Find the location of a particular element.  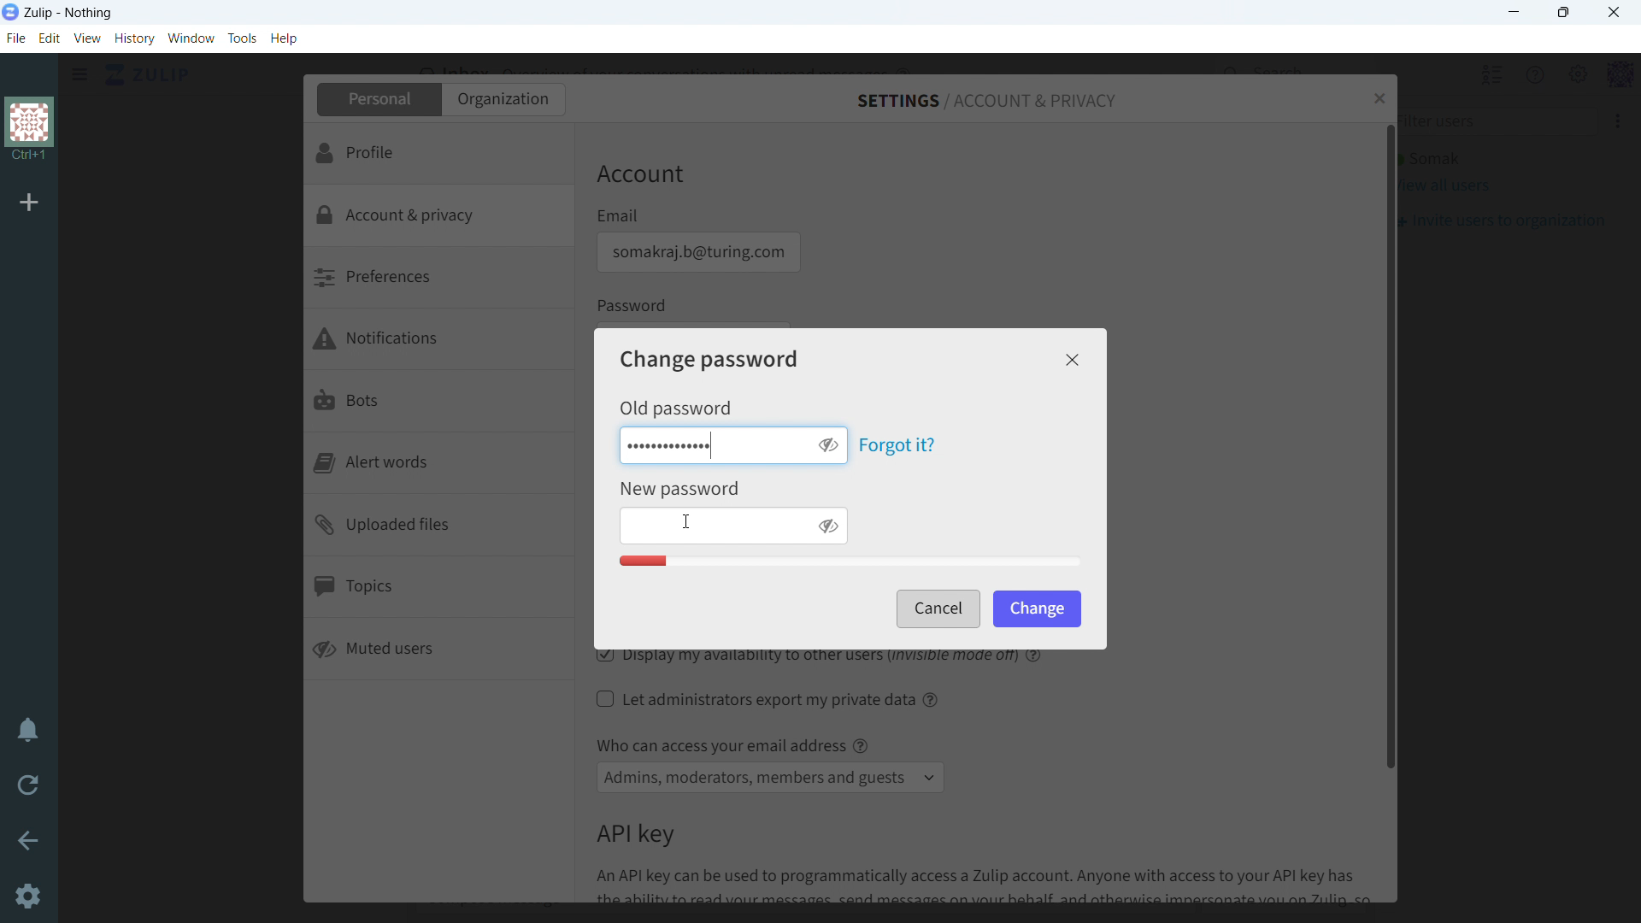

click to see sidebar menu is located at coordinates (80, 74).